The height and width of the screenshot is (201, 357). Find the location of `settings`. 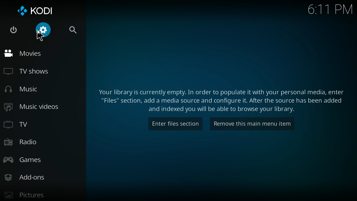

settings is located at coordinates (43, 31).